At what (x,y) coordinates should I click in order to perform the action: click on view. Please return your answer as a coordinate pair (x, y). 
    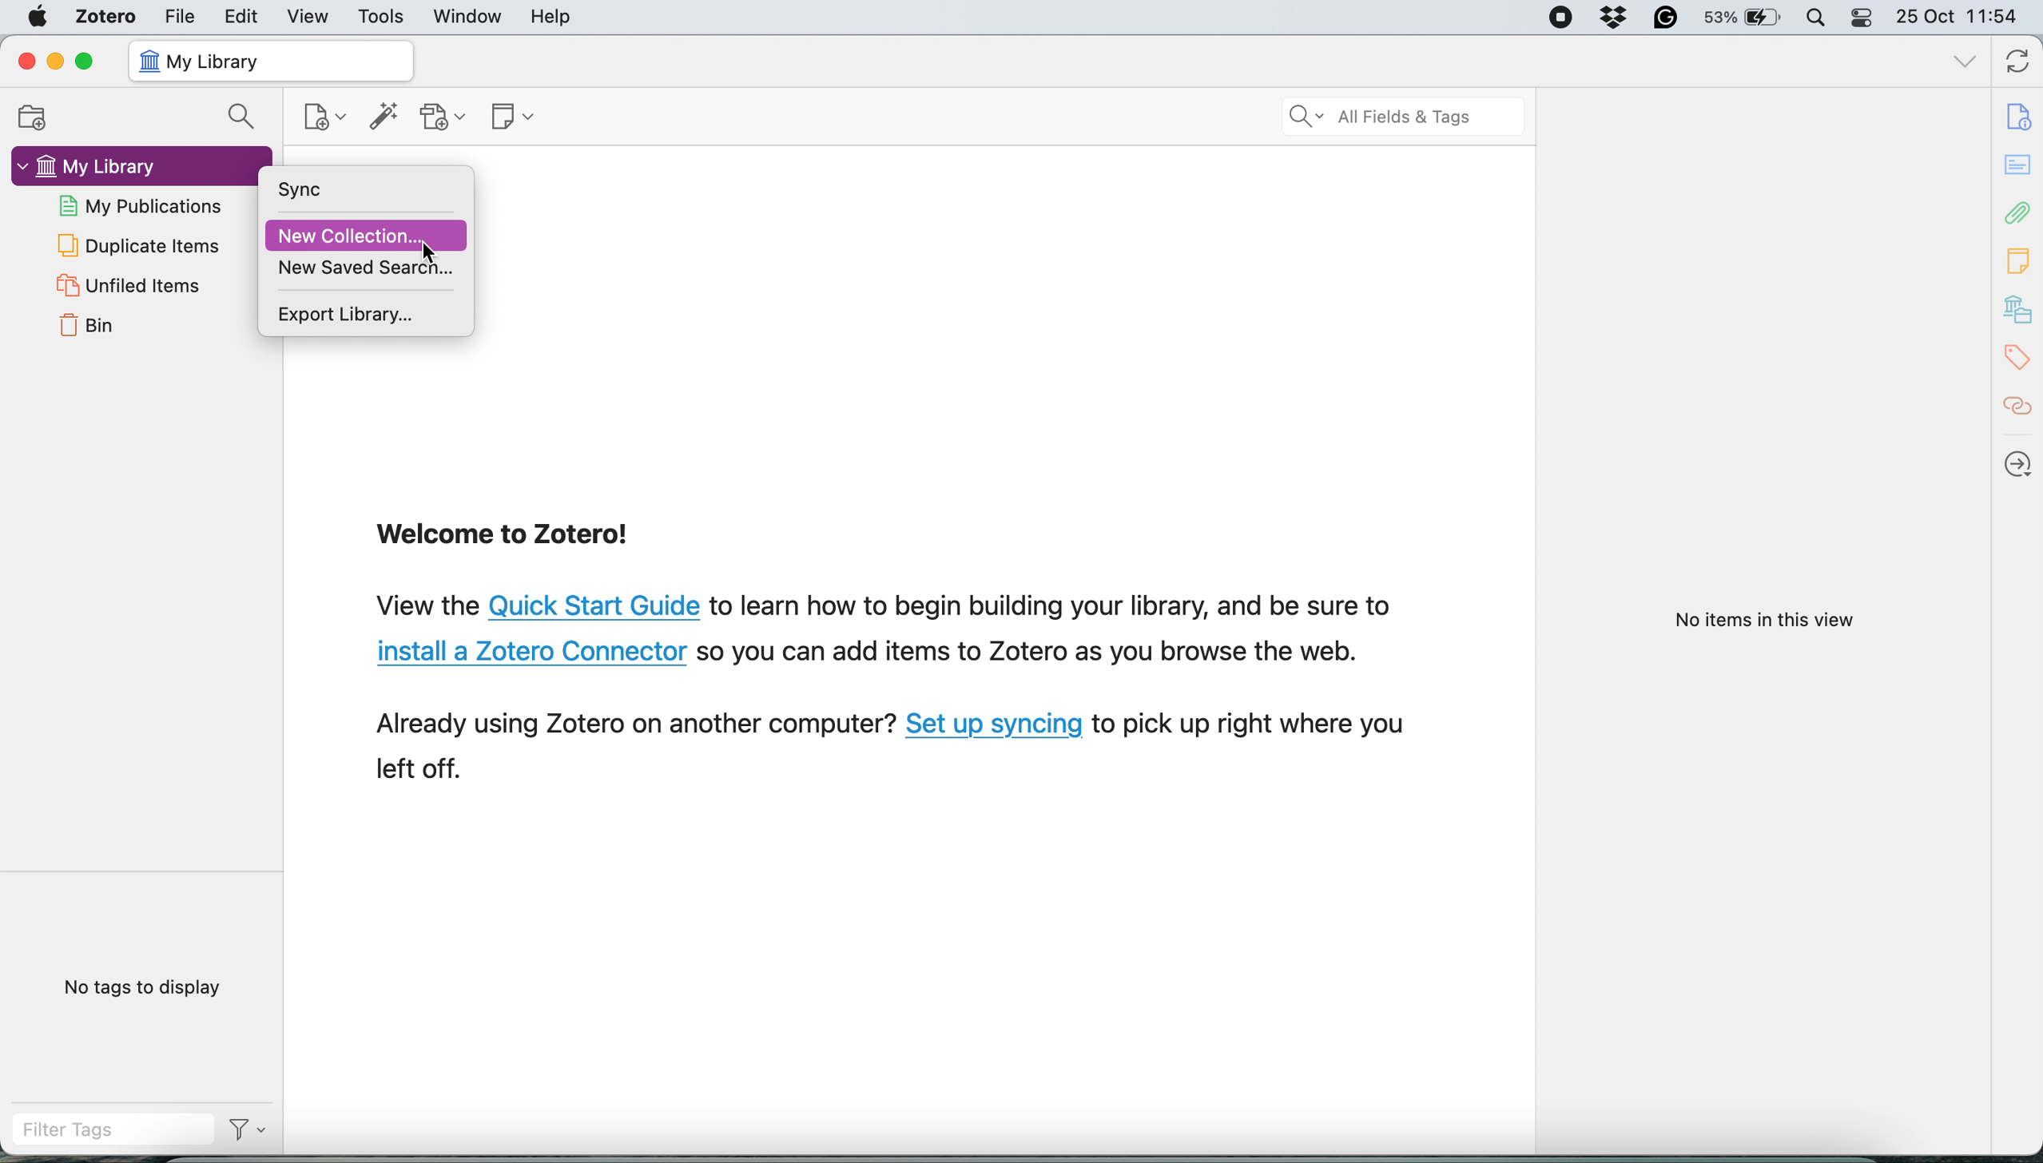
    Looking at the image, I should click on (300, 17).